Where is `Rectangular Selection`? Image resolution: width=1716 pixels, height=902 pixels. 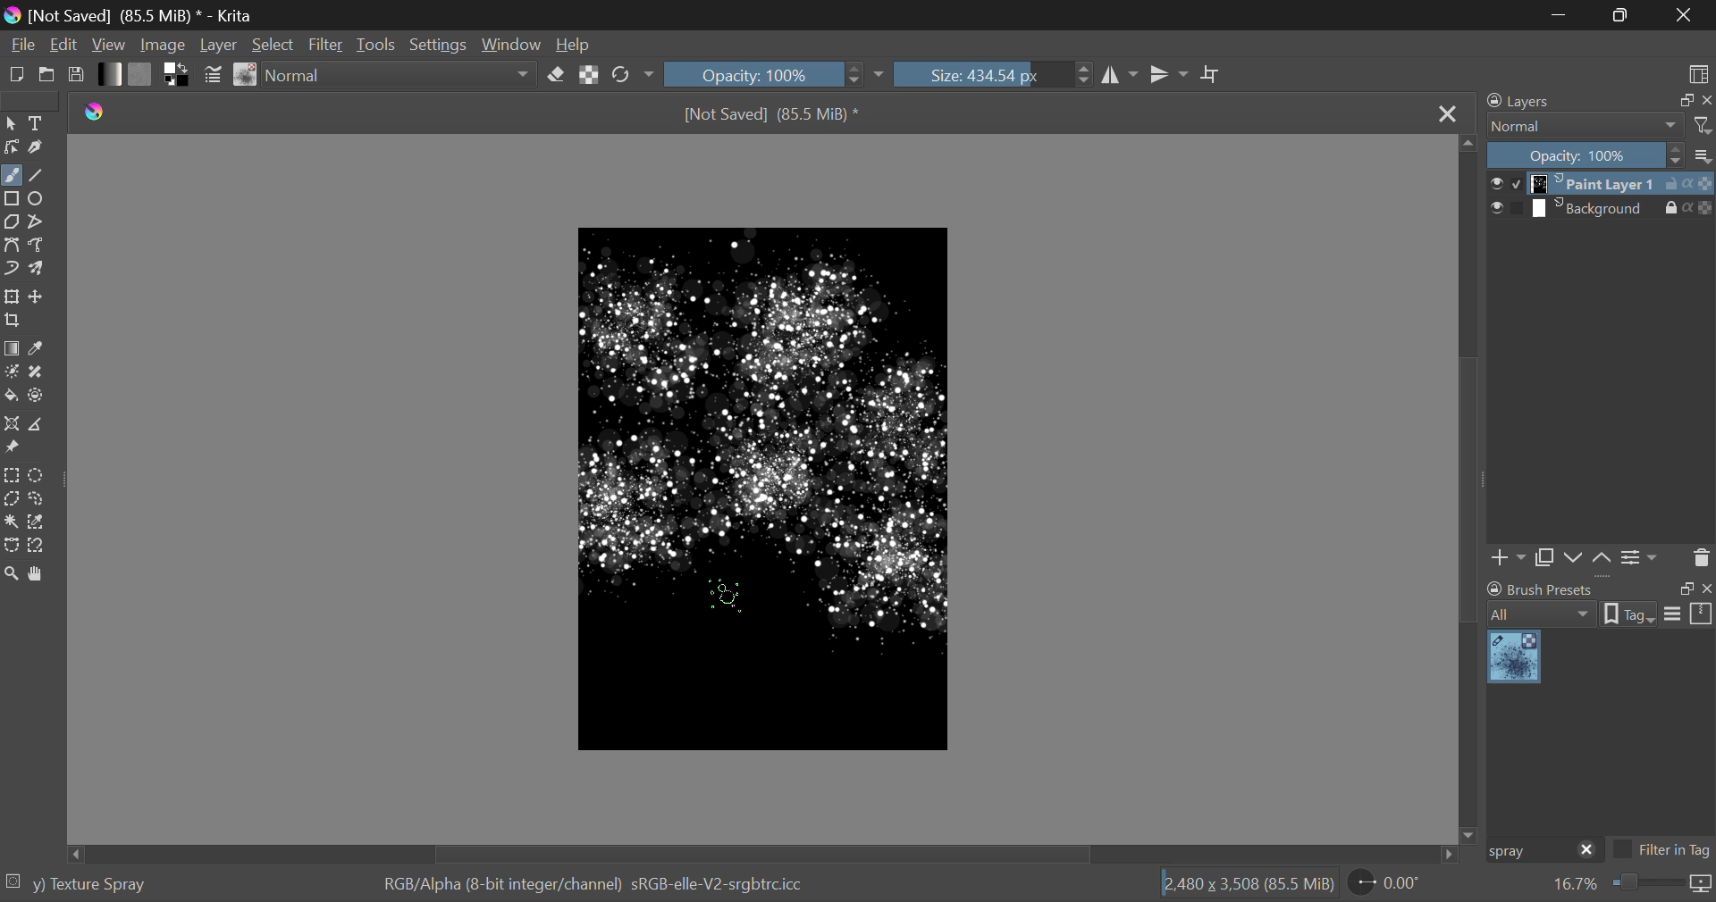
Rectangular Selection is located at coordinates (12, 476).